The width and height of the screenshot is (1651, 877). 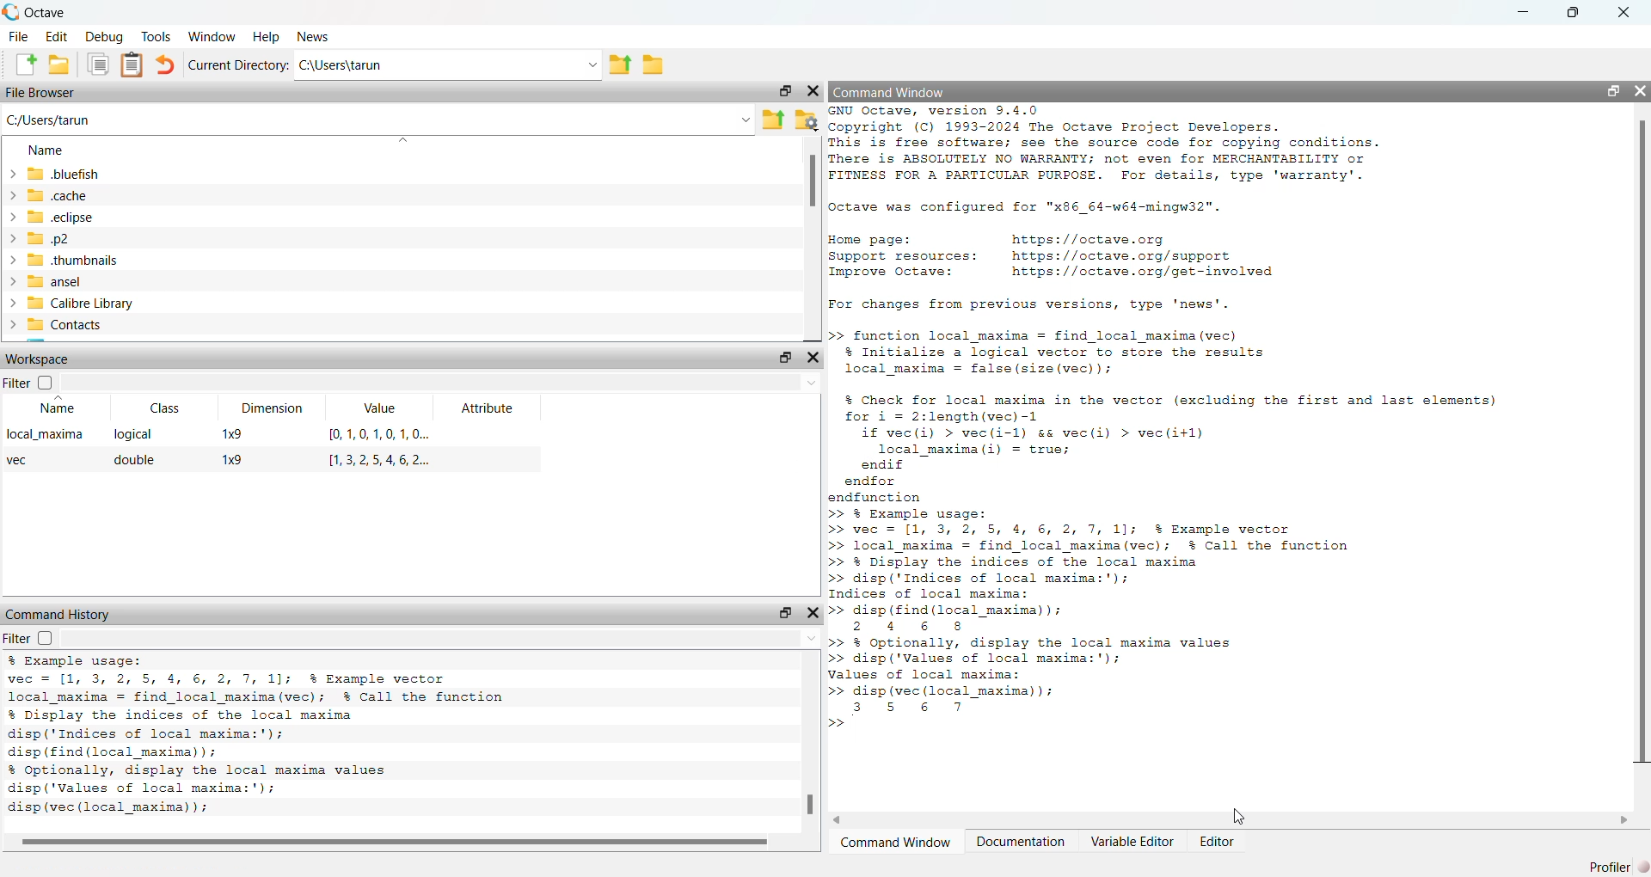 I want to click on Enter text to filter the workspace, so click(x=440, y=382).